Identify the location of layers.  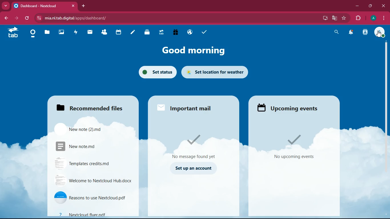
(147, 33).